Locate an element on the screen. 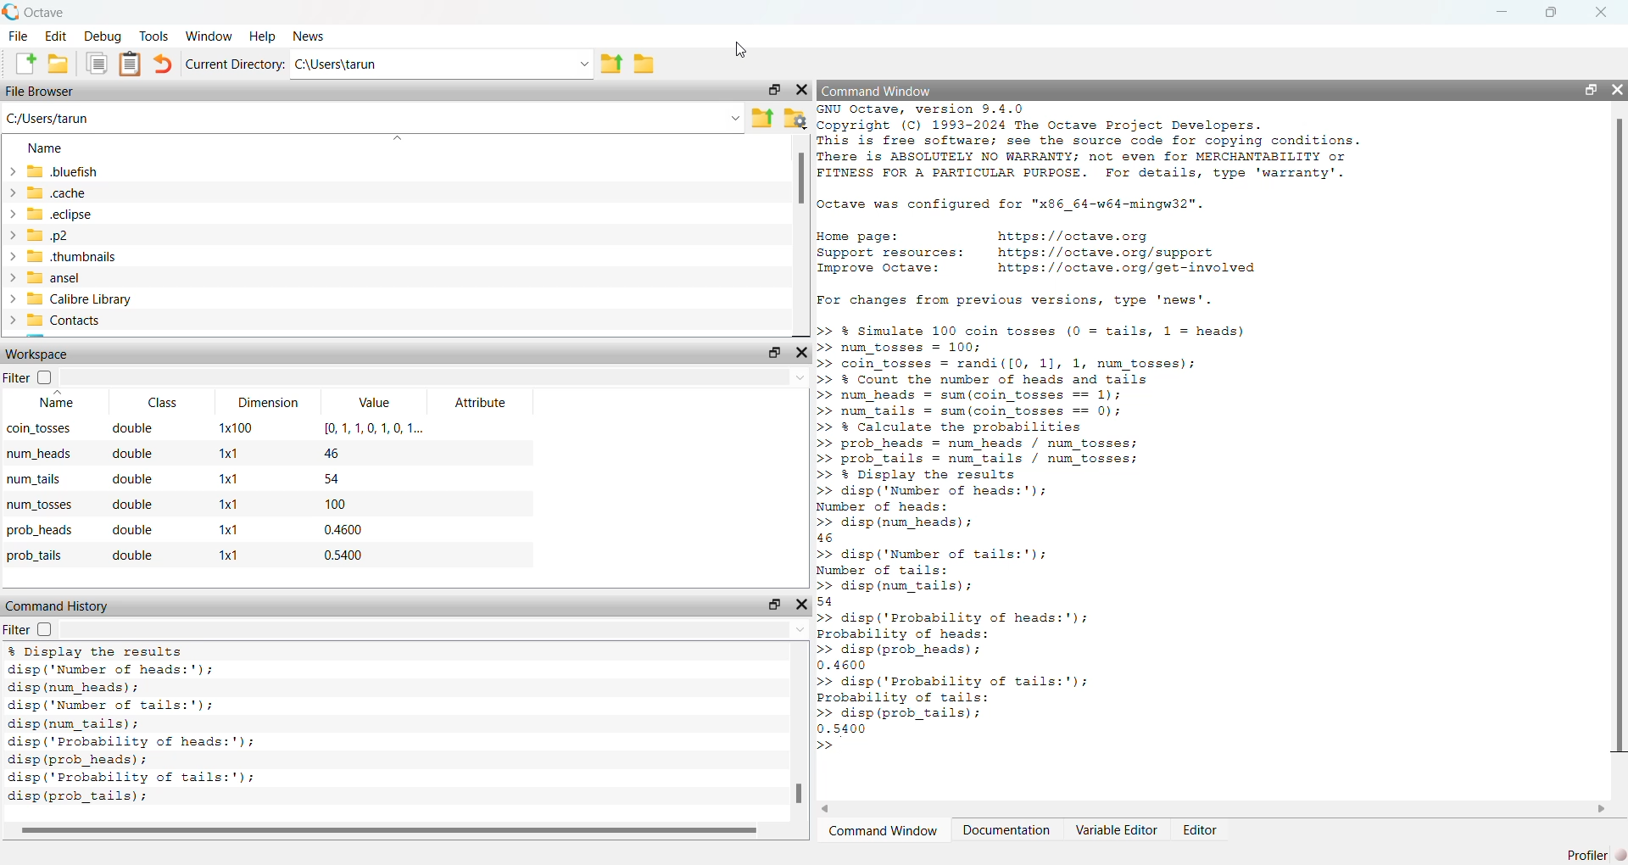  File is located at coordinates (17, 36).